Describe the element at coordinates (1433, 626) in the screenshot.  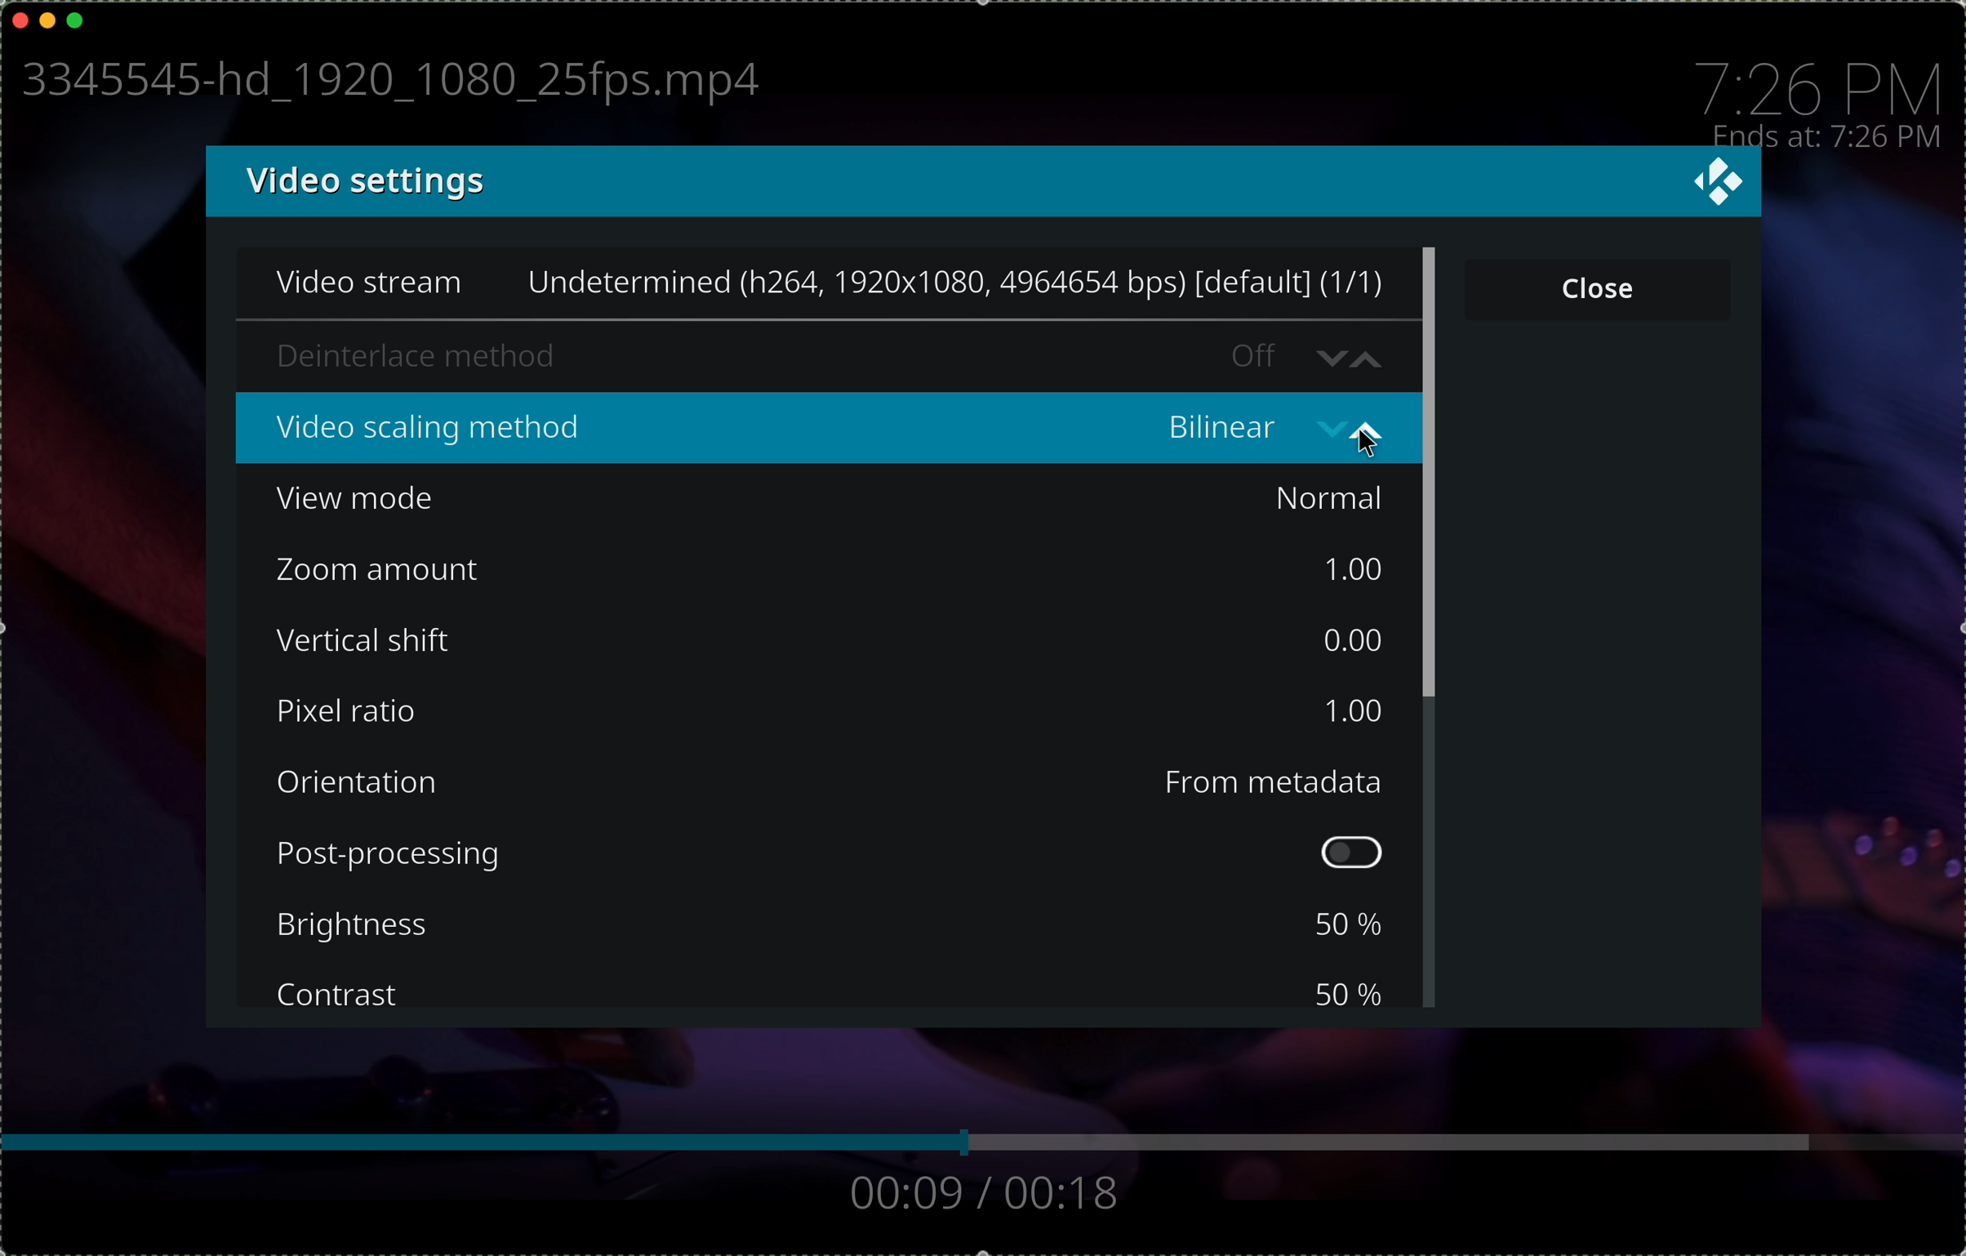
I see `scroll bar` at that location.